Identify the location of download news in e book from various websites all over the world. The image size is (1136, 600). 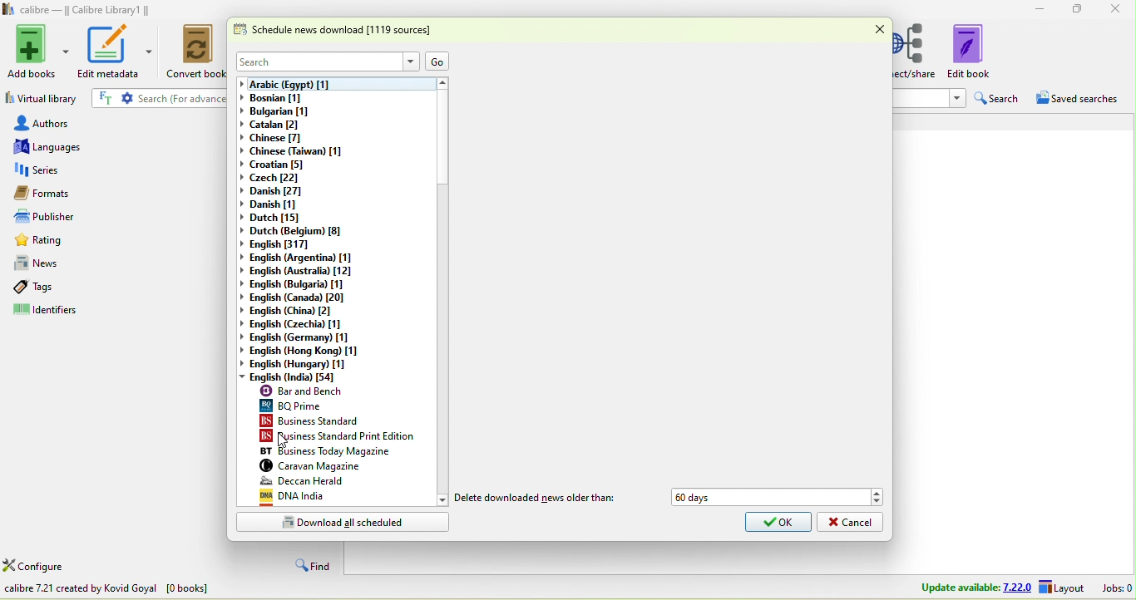
(167, 589).